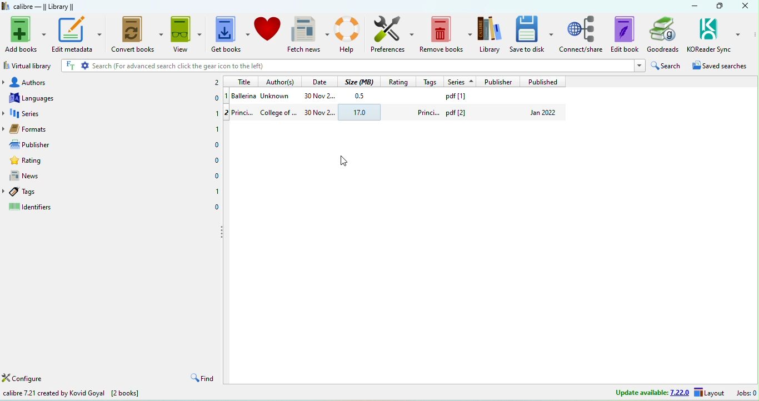 This screenshot has height=401, width=759. What do you see at coordinates (625, 34) in the screenshot?
I see `Edit book` at bounding box center [625, 34].